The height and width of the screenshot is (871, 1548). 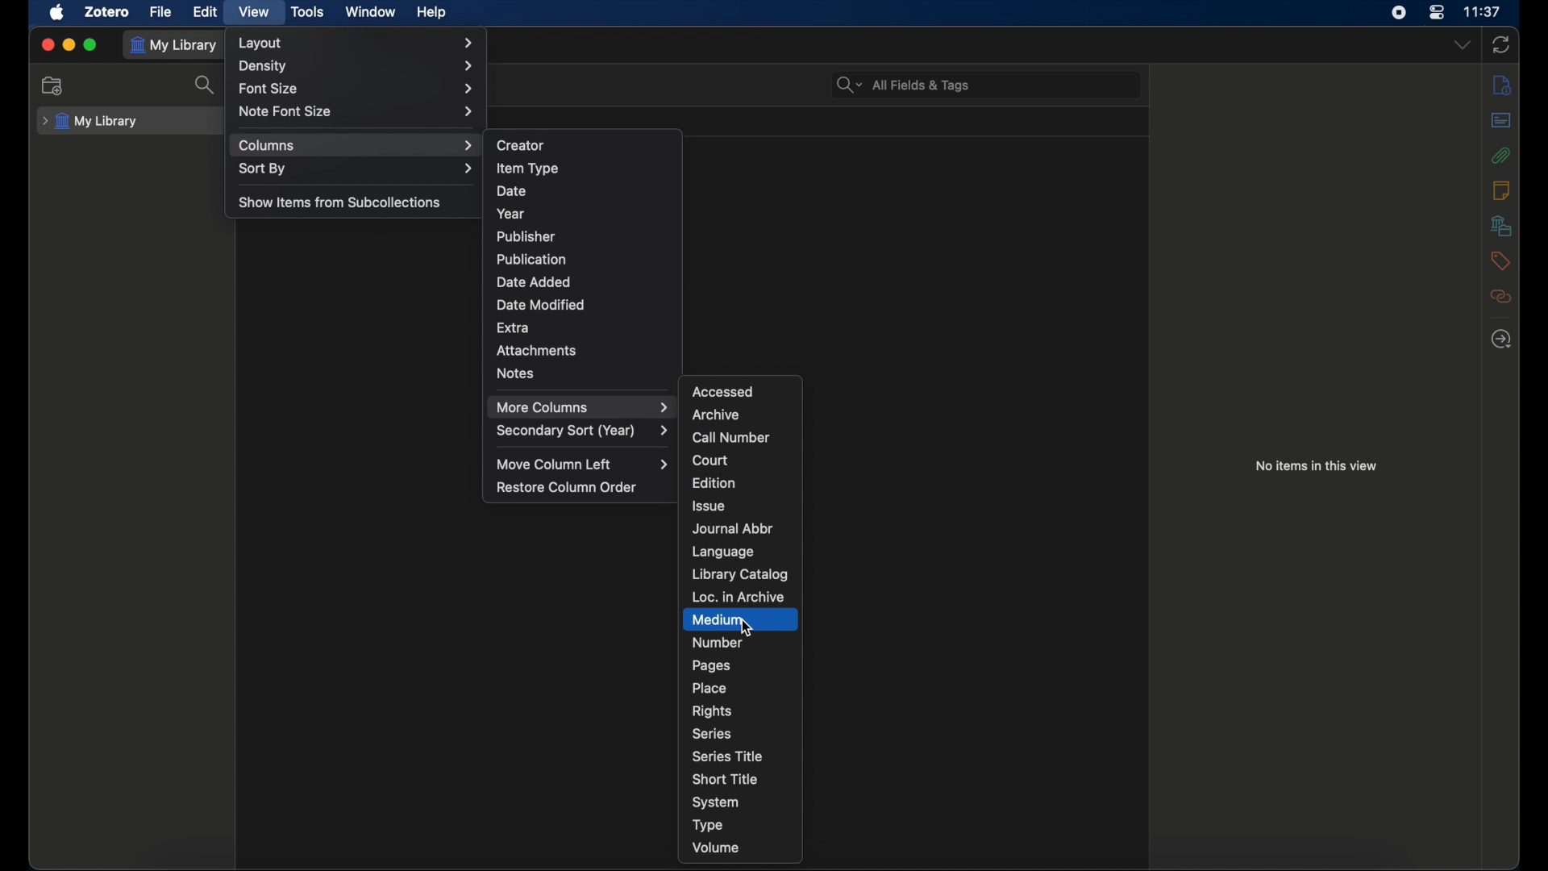 What do you see at coordinates (431, 13) in the screenshot?
I see `help` at bounding box center [431, 13].